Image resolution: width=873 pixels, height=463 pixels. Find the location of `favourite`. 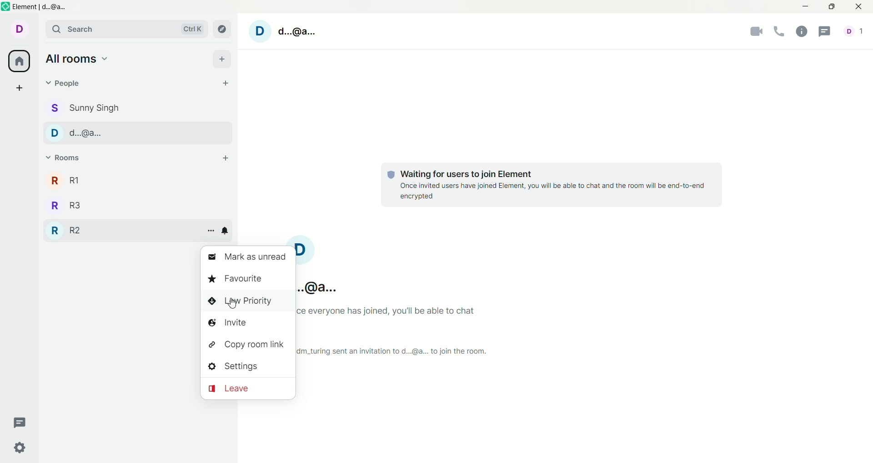

favourite is located at coordinates (236, 279).